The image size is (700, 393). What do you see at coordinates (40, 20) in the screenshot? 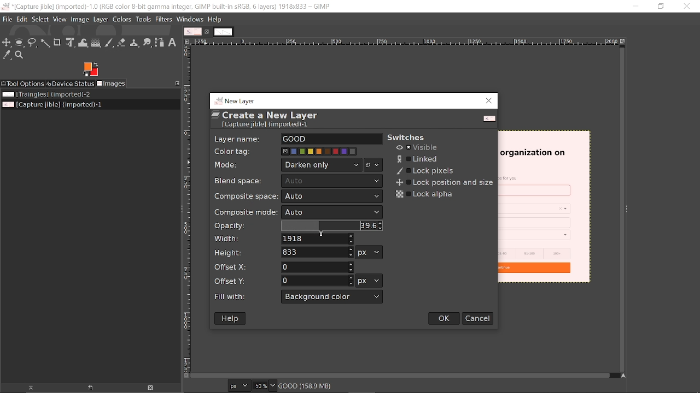
I see `Select` at bounding box center [40, 20].